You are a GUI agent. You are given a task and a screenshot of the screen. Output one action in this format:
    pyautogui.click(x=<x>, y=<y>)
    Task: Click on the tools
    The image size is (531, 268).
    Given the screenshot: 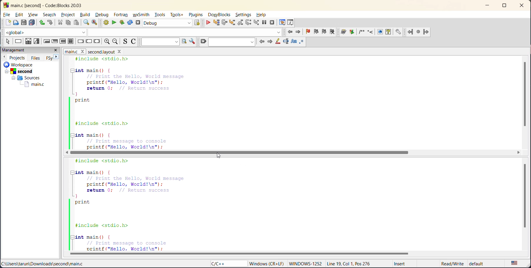 What is the action you would take?
    pyautogui.click(x=160, y=15)
    